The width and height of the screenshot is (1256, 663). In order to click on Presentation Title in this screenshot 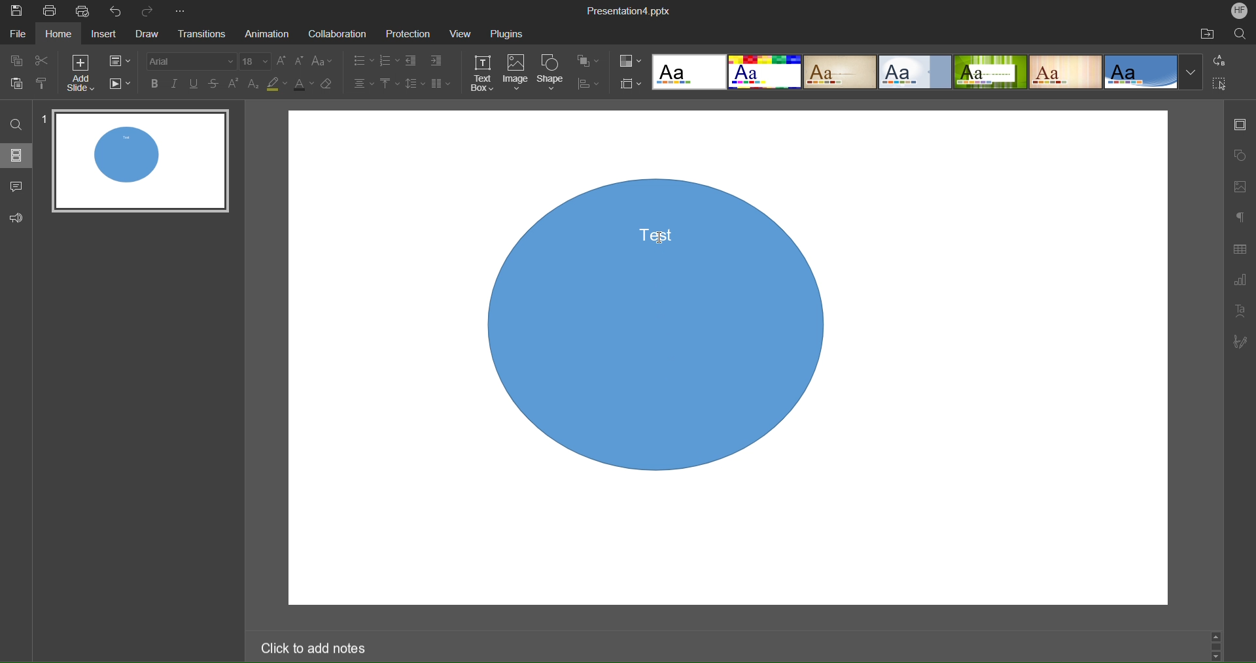, I will do `click(635, 10)`.